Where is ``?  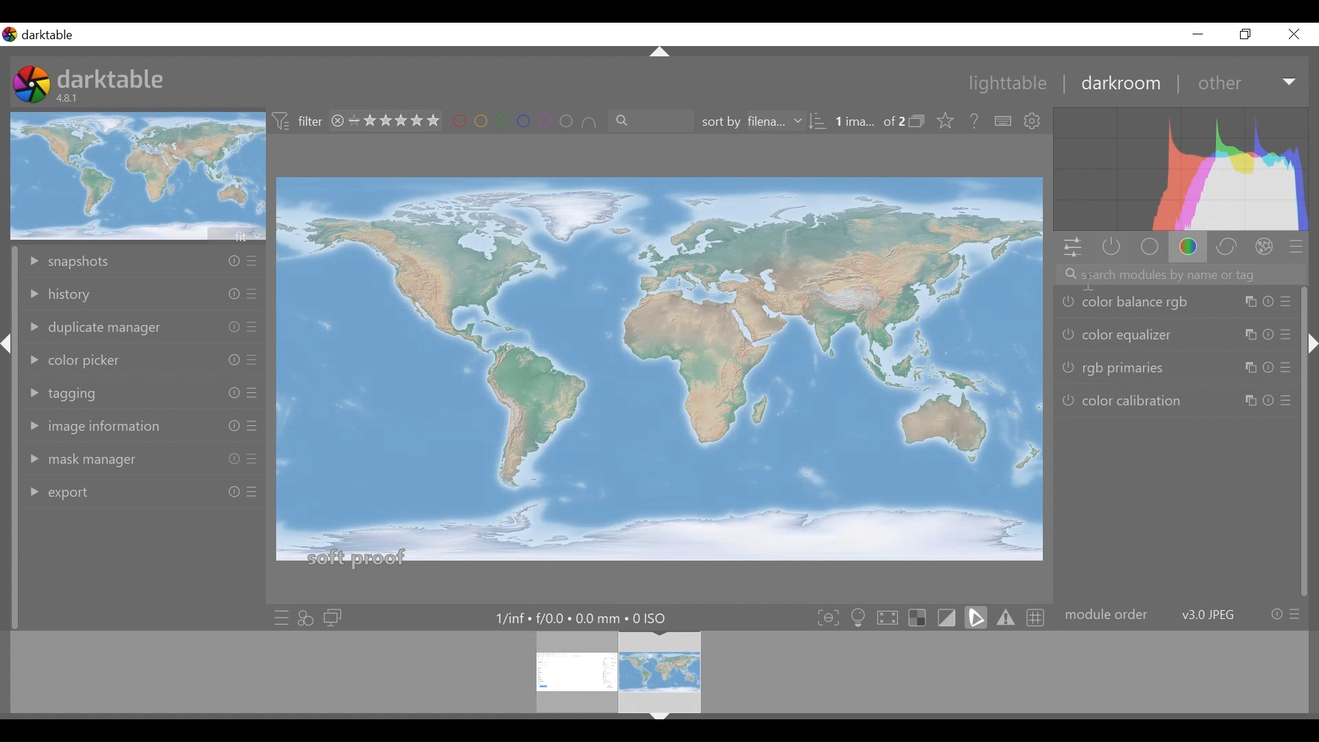  is located at coordinates (251, 394).